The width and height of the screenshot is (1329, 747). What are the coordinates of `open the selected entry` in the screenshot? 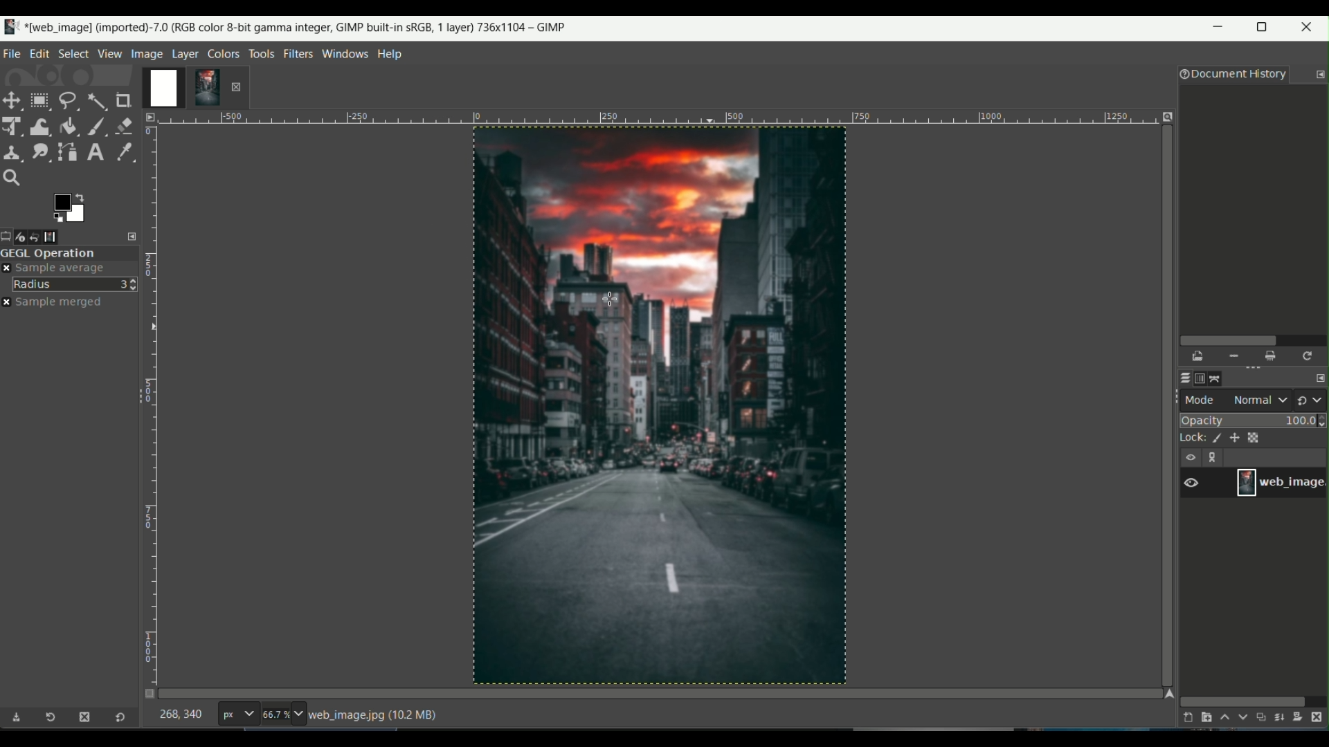 It's located at (1199, 357).